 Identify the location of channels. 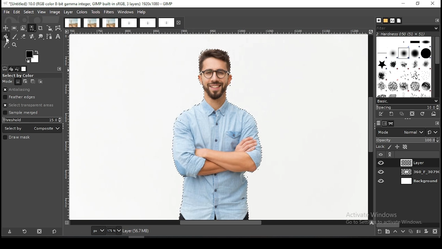
(385, 123).